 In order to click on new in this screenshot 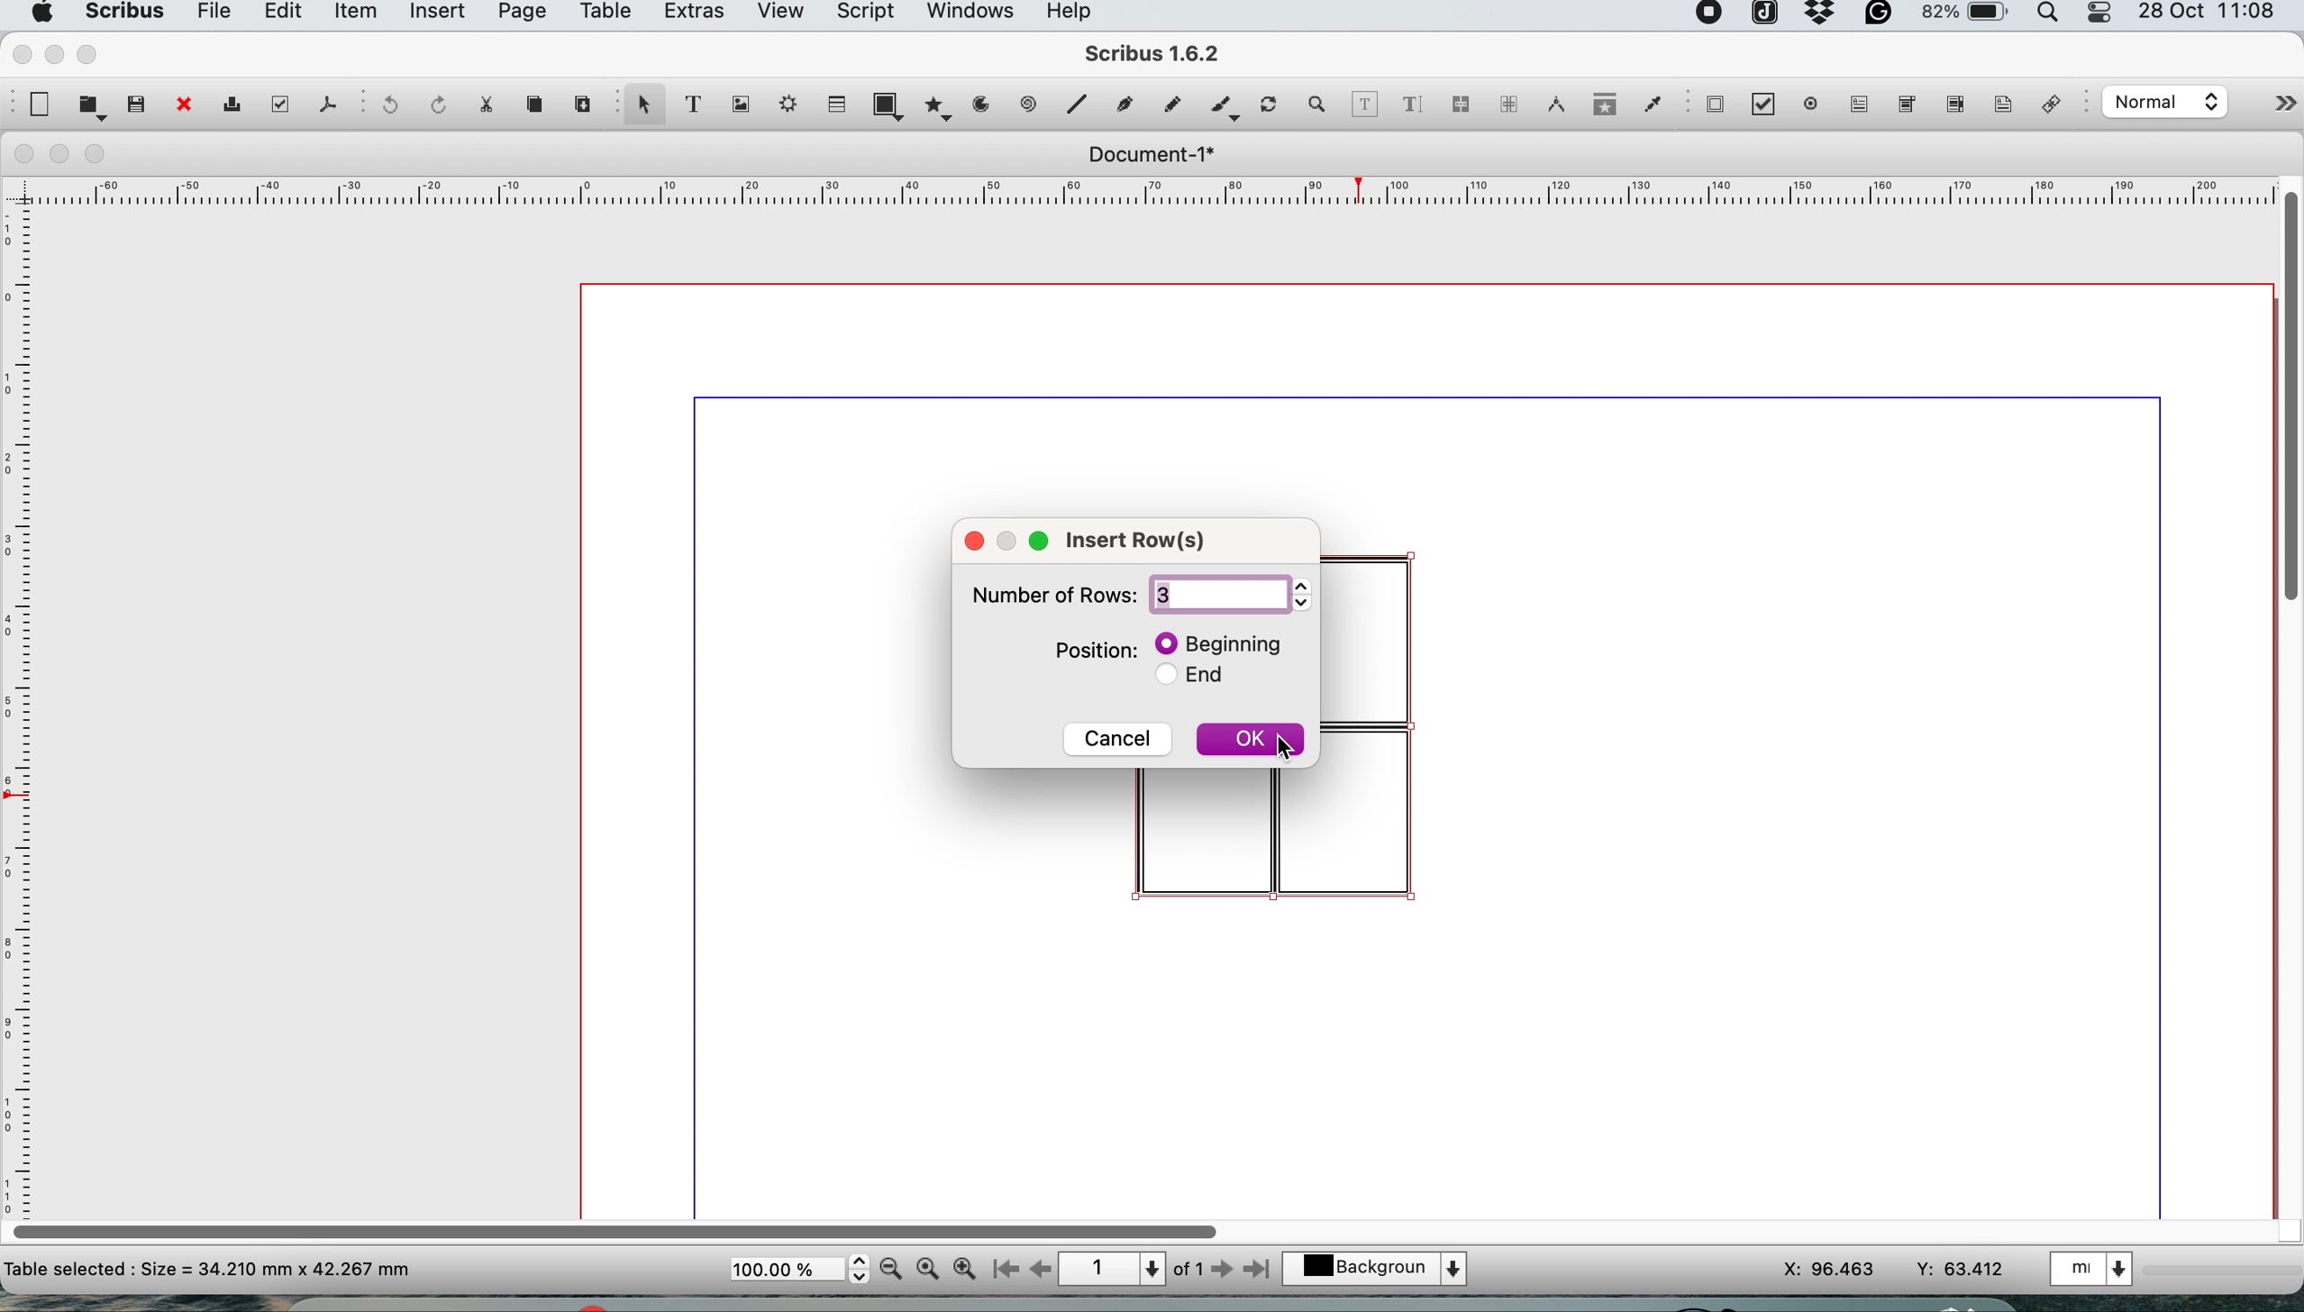, I will do `click(37, 105)`.